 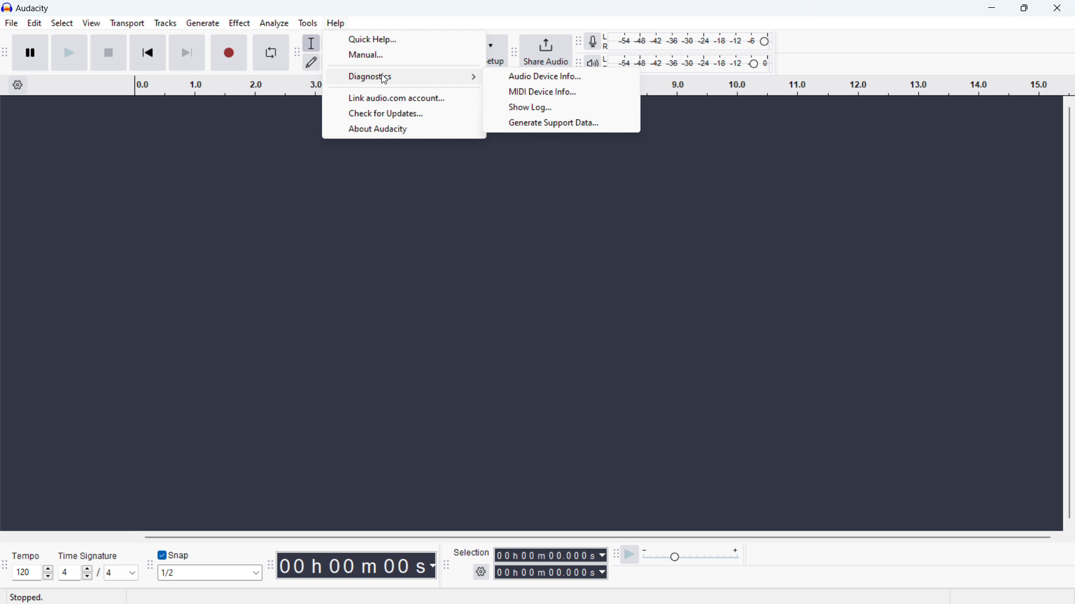 What do you see at coordinates (1067, 316) in the screenshot?
I see `Vertical scroll bar` at bounding box center [1067, 316].